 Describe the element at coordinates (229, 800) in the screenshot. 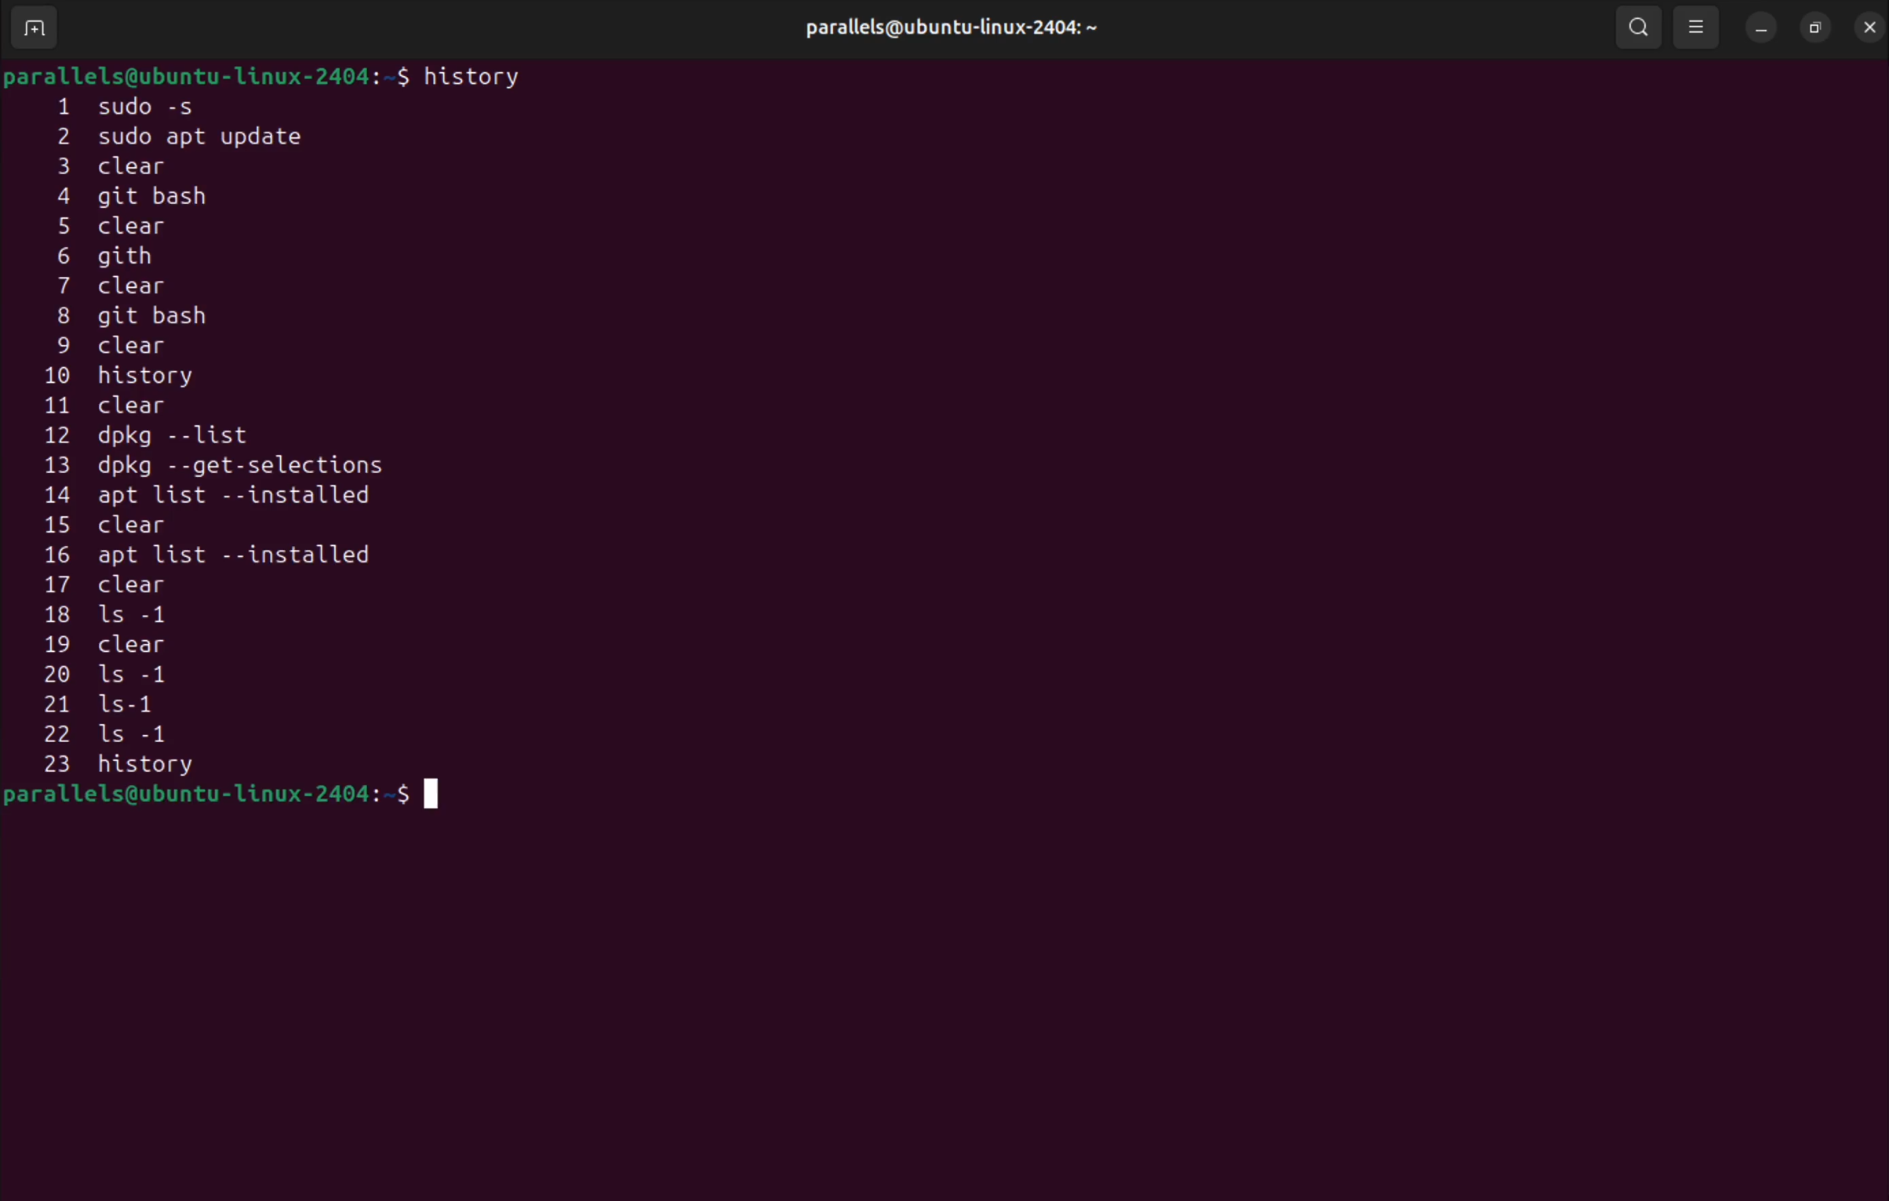

I see `bash prompt` at that location.